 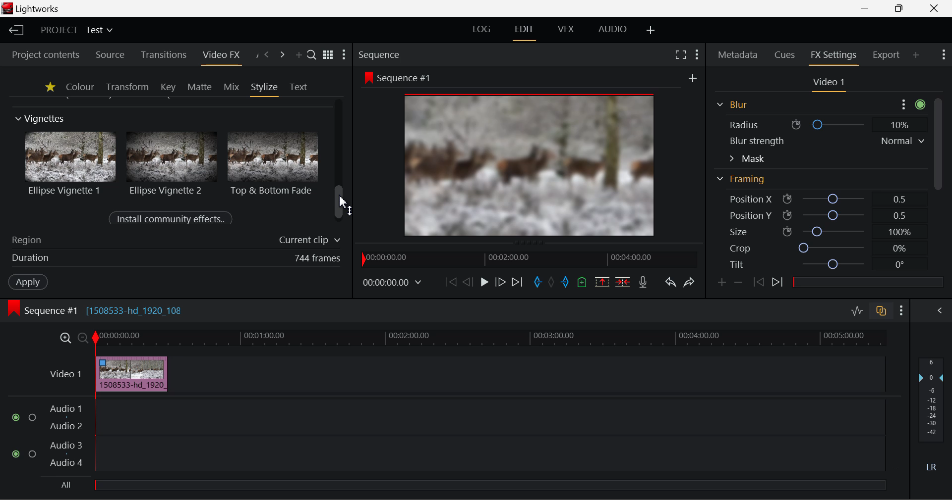 I want to click on more options, so click(x=910, y=103).